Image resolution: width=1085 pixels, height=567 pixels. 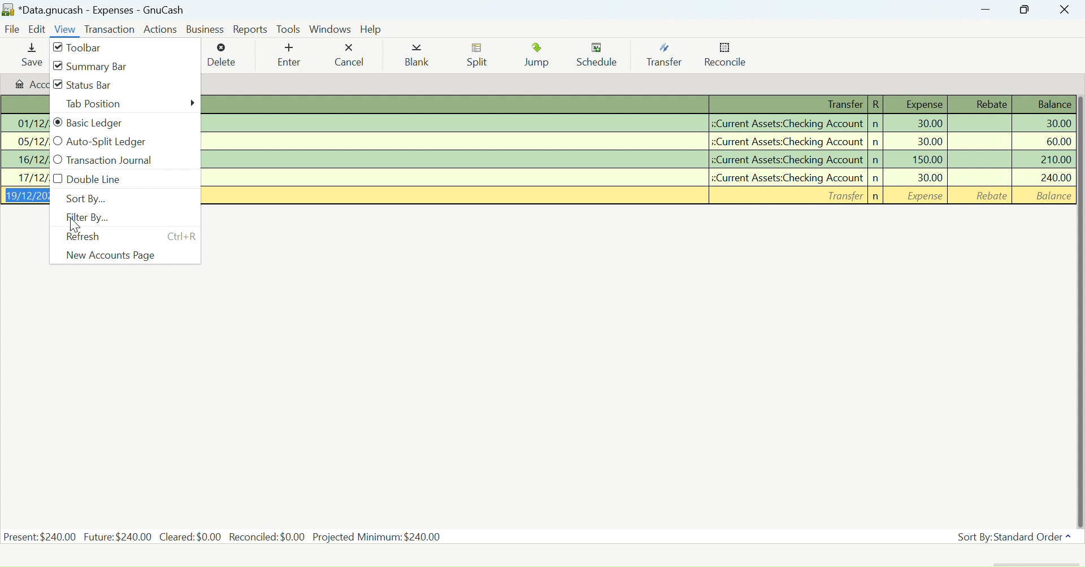 What do you see at coordinates (106, 67) in the screenshot?
I see `Summary Bar` at bounding box center [106, 67].